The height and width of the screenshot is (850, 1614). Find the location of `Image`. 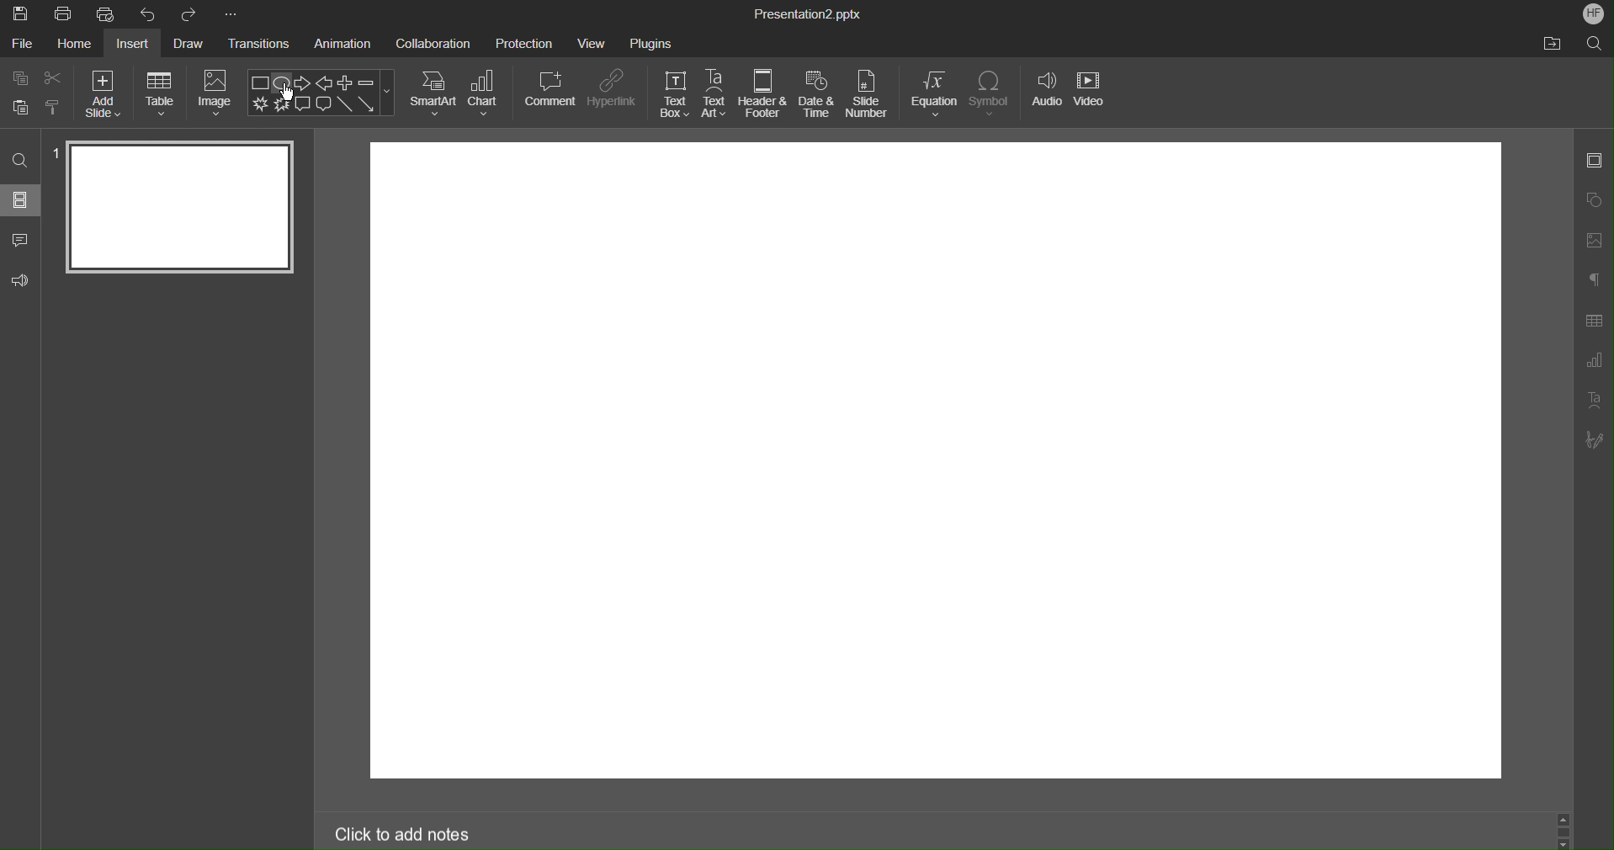

Image is located at coordinates (216, 93).